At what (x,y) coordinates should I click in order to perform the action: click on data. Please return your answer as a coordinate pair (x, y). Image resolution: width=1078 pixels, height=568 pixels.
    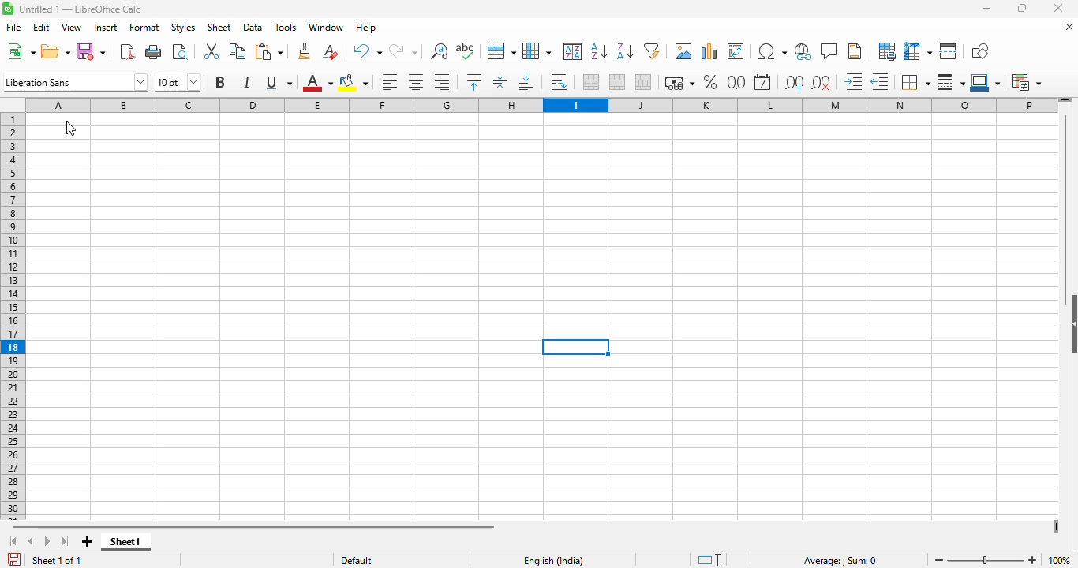
    Looking at the image, I should click on (253, 27).